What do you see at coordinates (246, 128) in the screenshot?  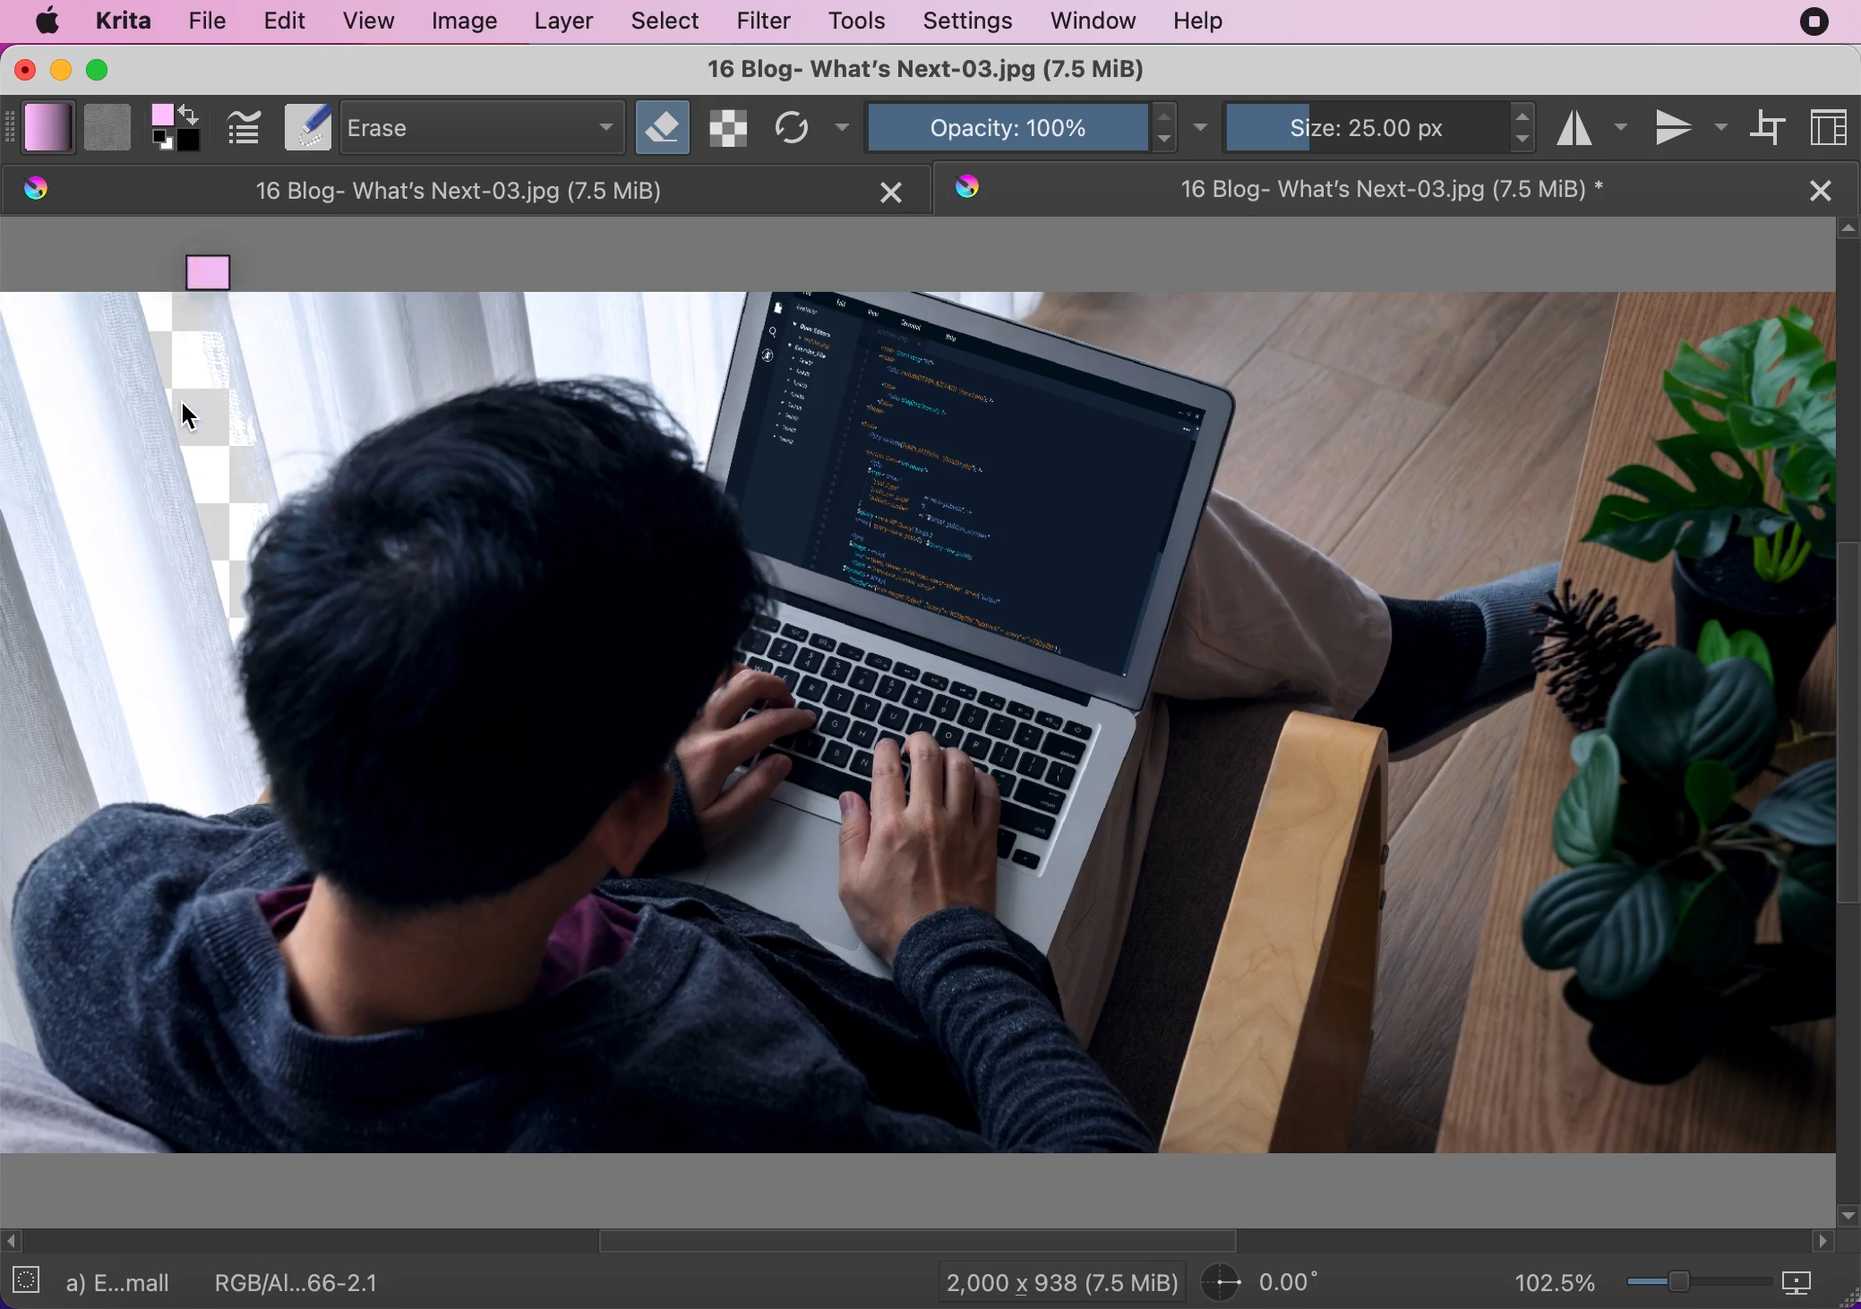 I see `edit brush settings` at bounding box center [246, 128].